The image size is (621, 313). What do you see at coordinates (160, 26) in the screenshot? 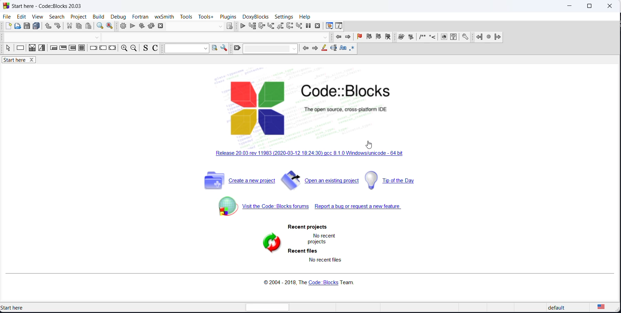
I see `abort` at bounding box center [160, 26].